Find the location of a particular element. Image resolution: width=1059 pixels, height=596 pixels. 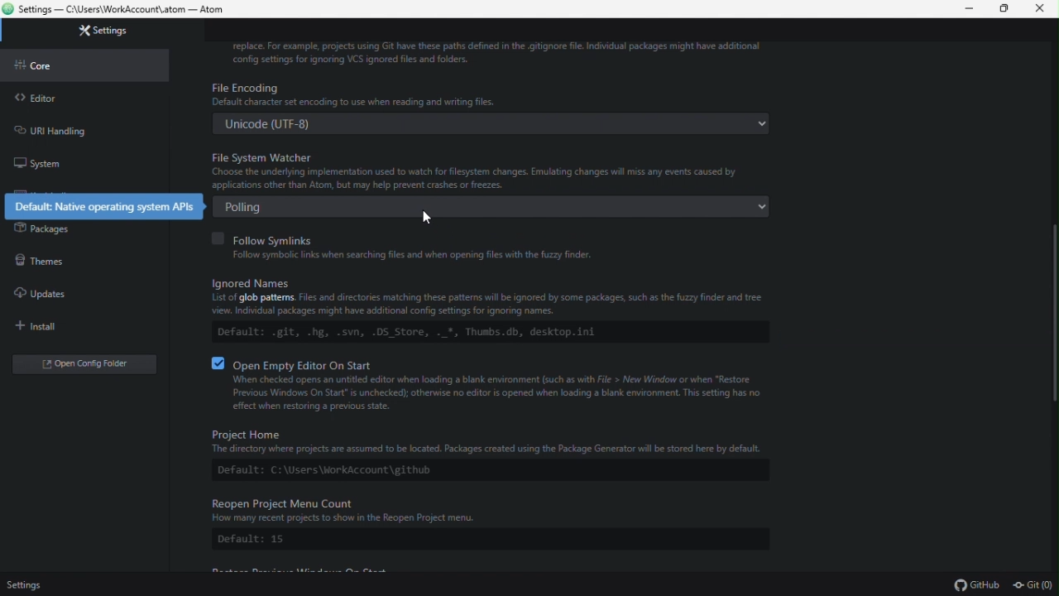

Project Home The directory where projects are assumed to be located. Packages created using the Package Generator will be stored here by default. is located at coordinates (498, 440).